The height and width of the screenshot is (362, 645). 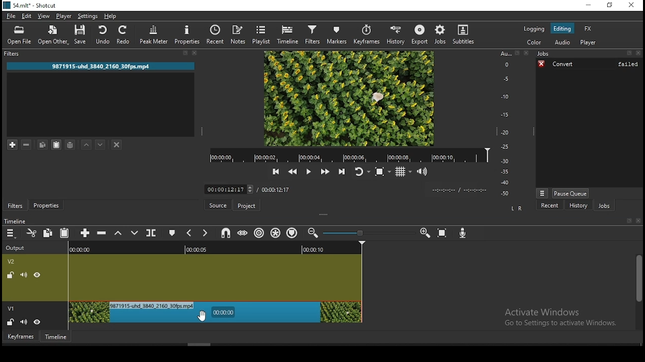 What do you see at coordinates (48, 232) in the screenshot?
I see `copy` at bounding box center [48, 232].